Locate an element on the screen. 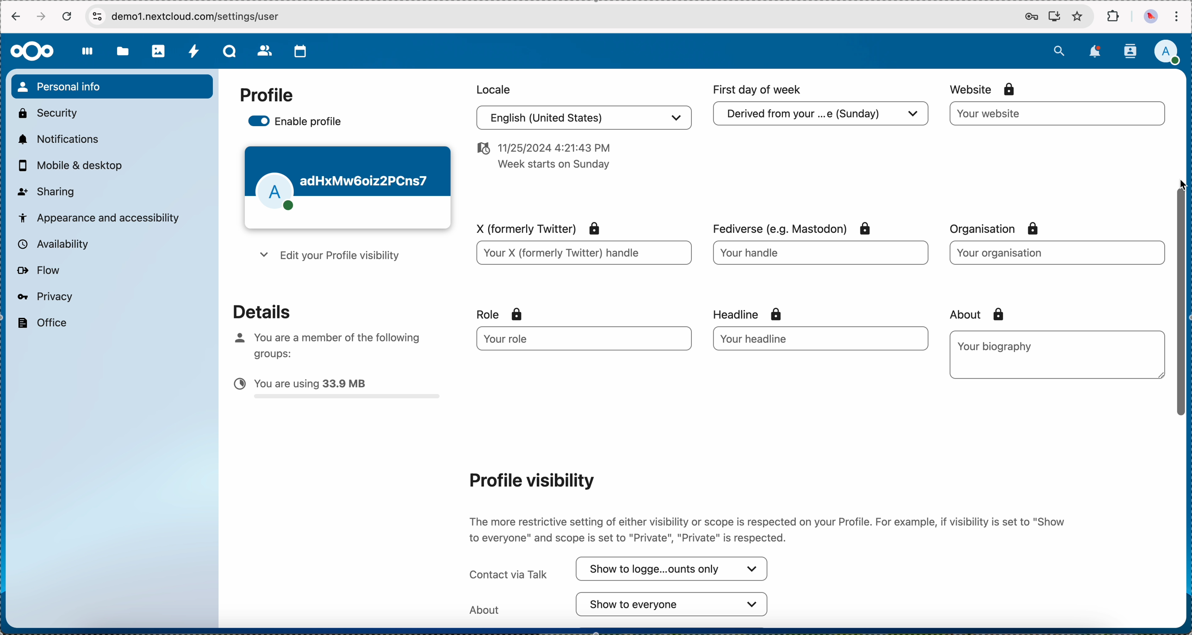 The width and height of the screenshot is (1192, 635). privacy is located at coordinates (44, 296).